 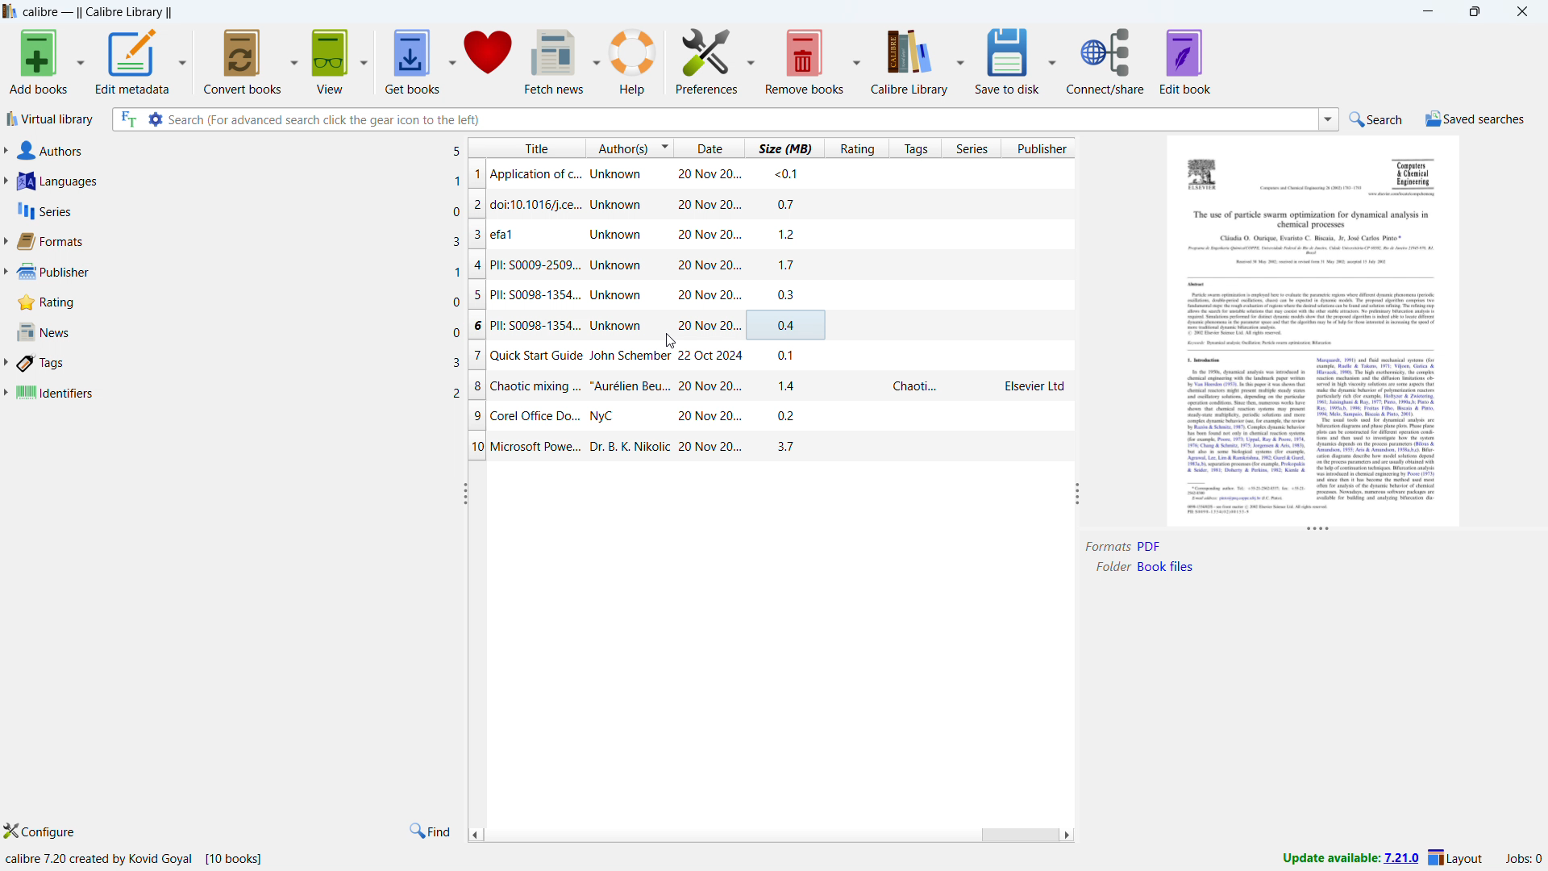 I want to click on search history, so click(x=1330, y=119).